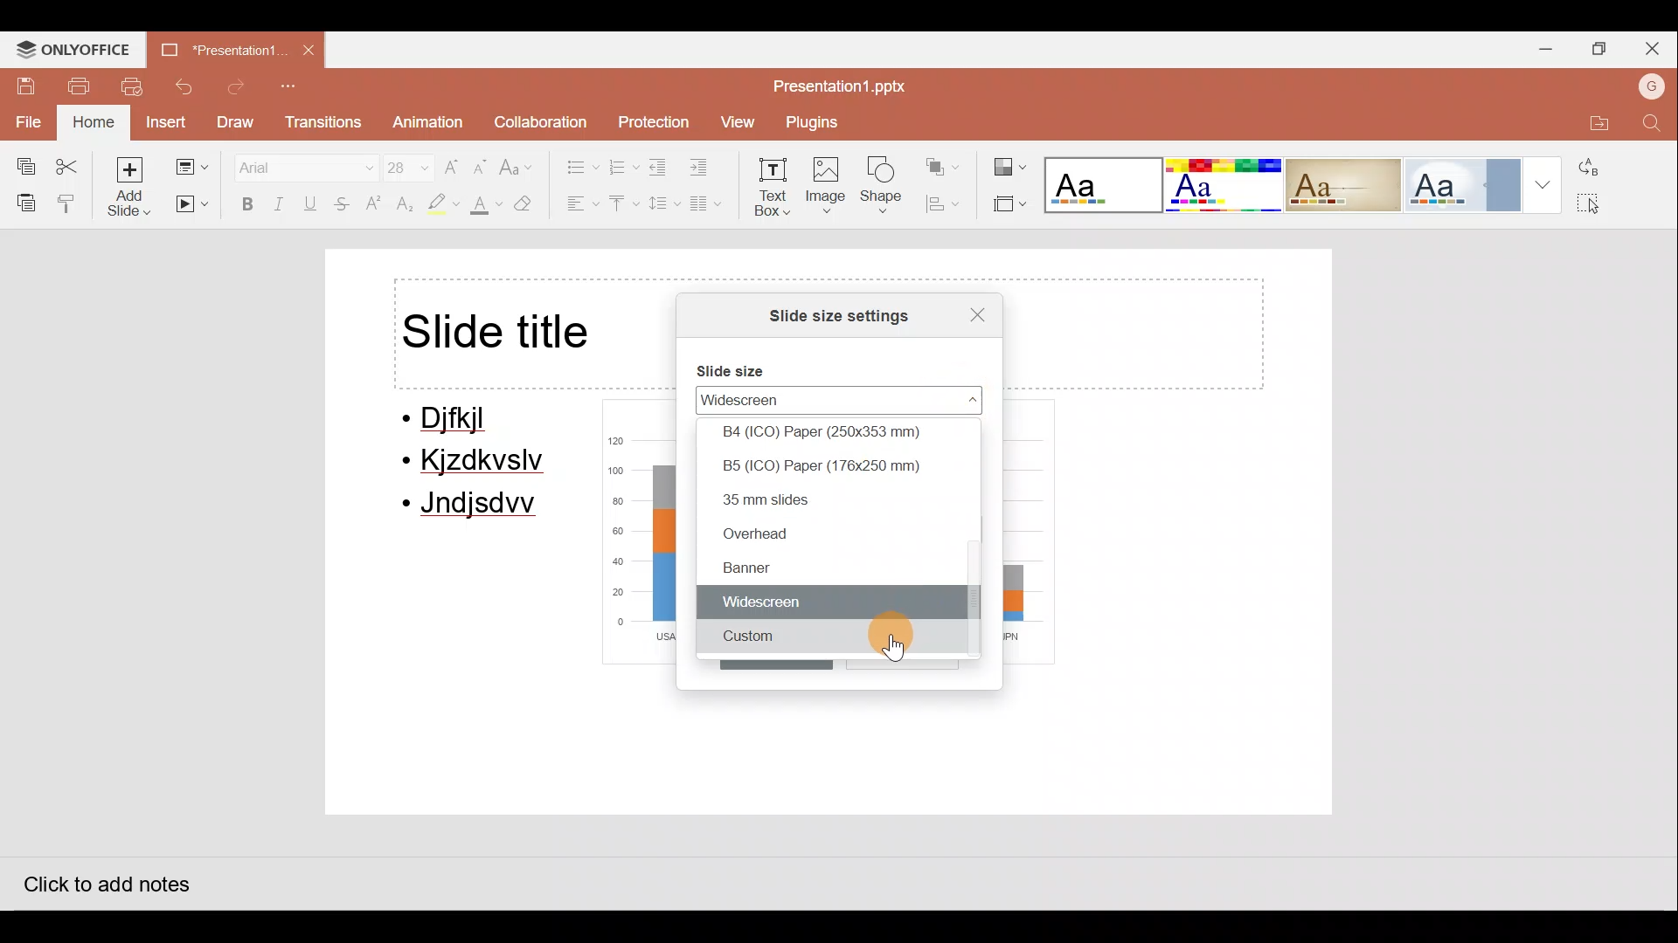 The height and width of the screenshot is (943, 1678). What do you see at coordinates (293, 87) in the screenshot?
I see `Customize quick access toolbar` at bounding box center [293, 87].